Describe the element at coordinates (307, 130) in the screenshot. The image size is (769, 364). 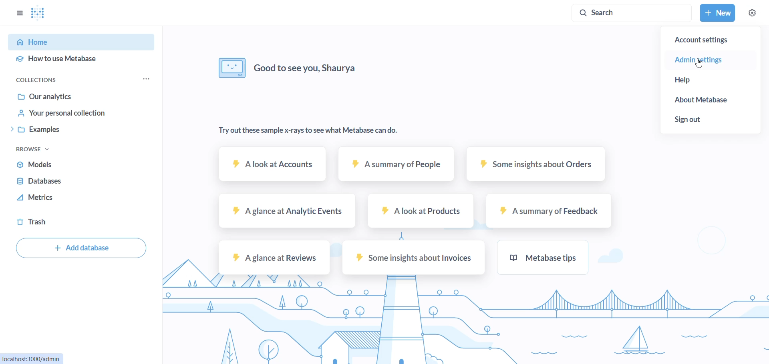
I see `Try out these sample x-rays to see what Metabase can do.` at that location.